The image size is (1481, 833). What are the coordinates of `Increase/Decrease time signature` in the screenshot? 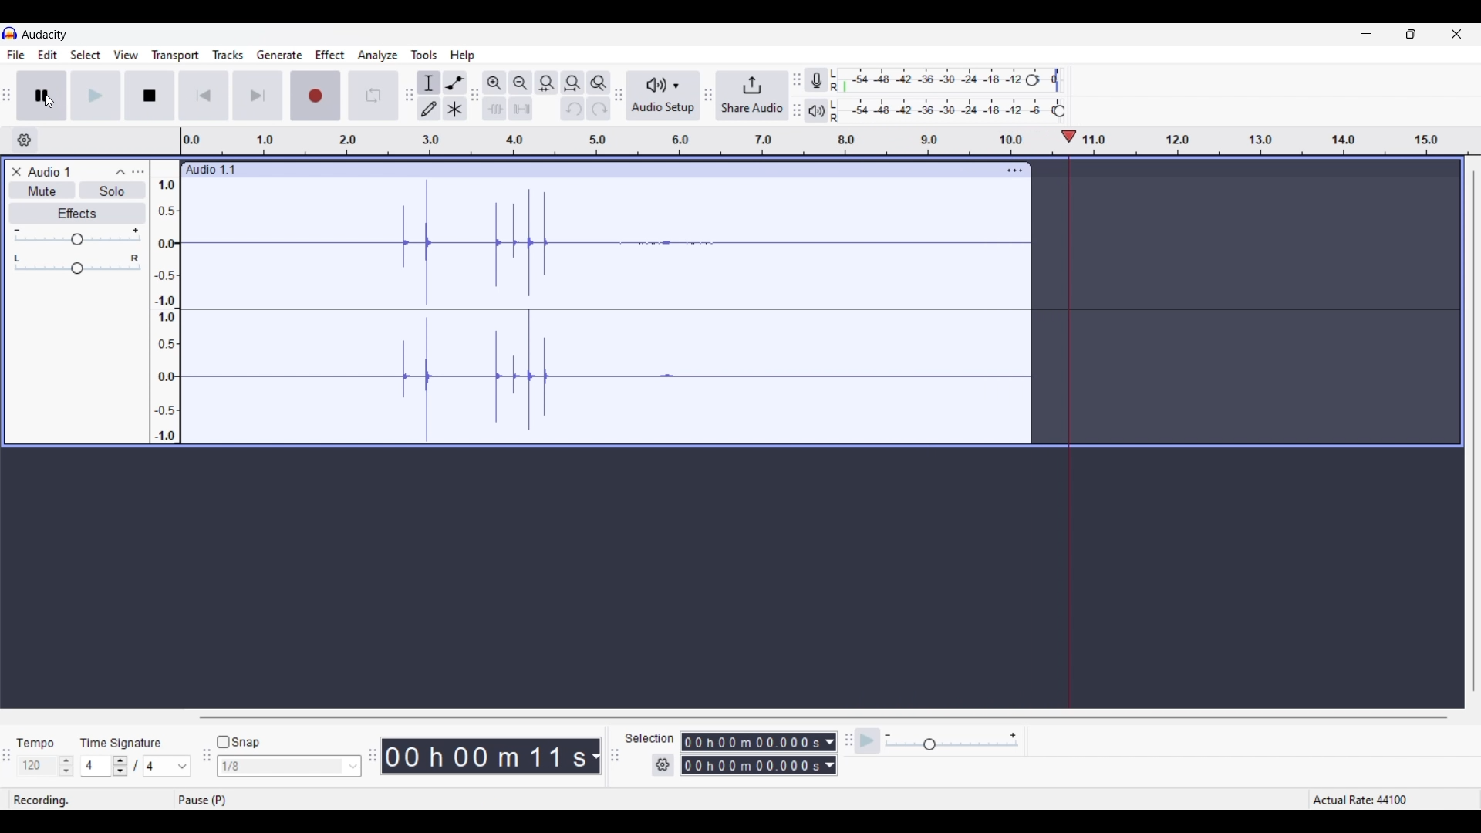 It's located at (120, 767).